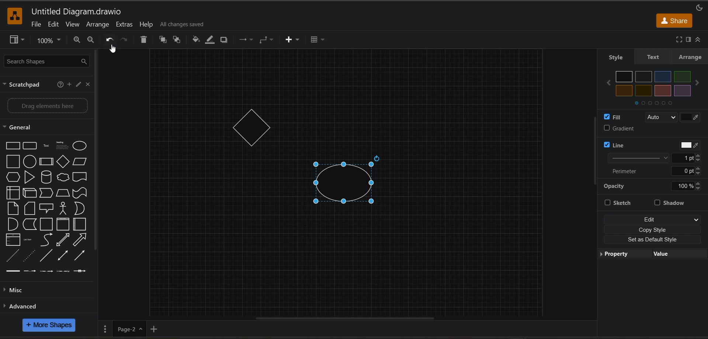 The image size is (708, 339). I want to click on general, so click(24, 127).